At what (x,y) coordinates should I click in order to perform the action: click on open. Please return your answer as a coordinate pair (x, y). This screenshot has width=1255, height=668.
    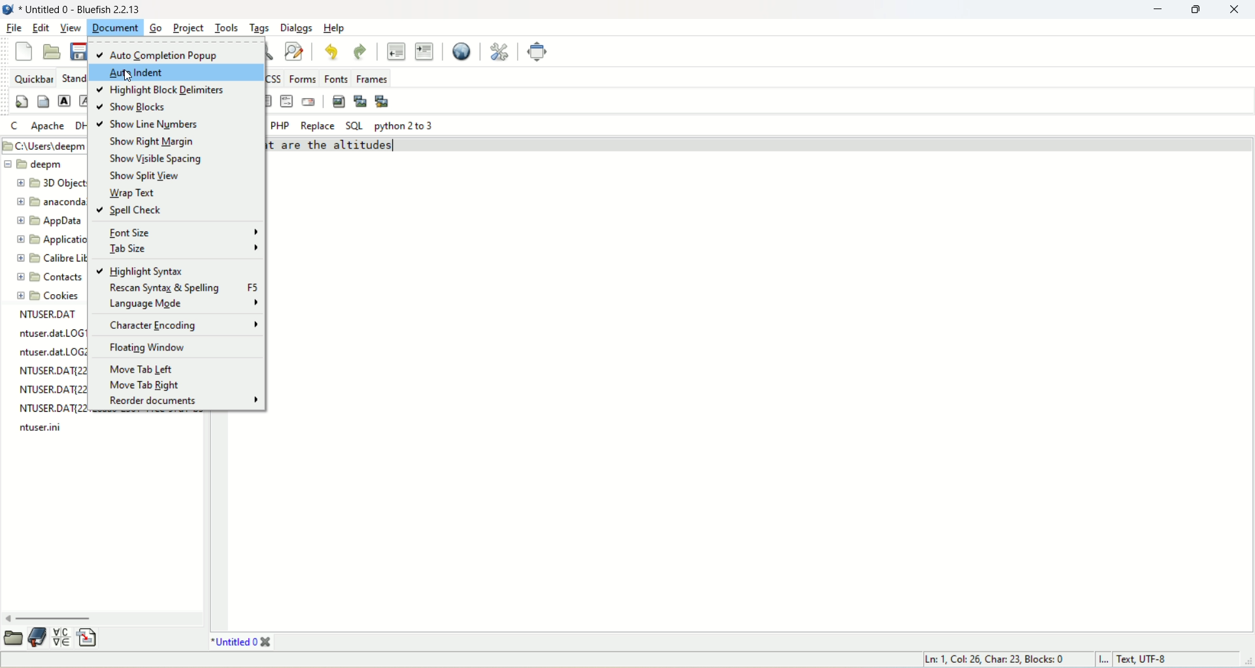
    Looking at the image, I should click on (14, 639).